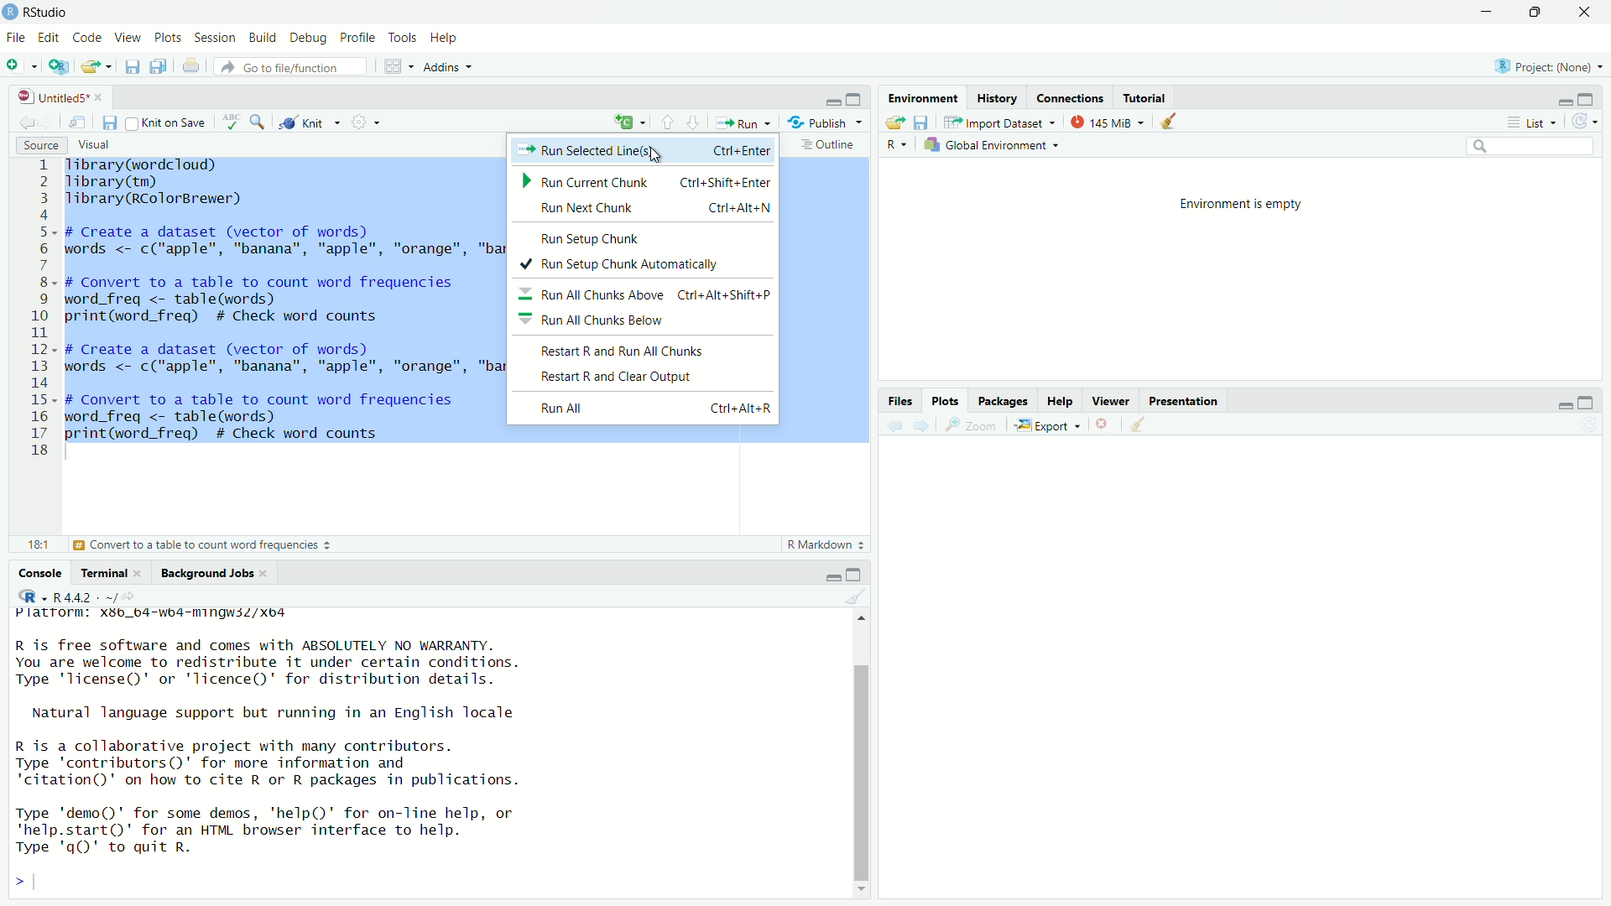  What do you see at coordinates (1001, 124) in the screenshot?
I see `Input Dataset` at bounding box center [1001, 124].